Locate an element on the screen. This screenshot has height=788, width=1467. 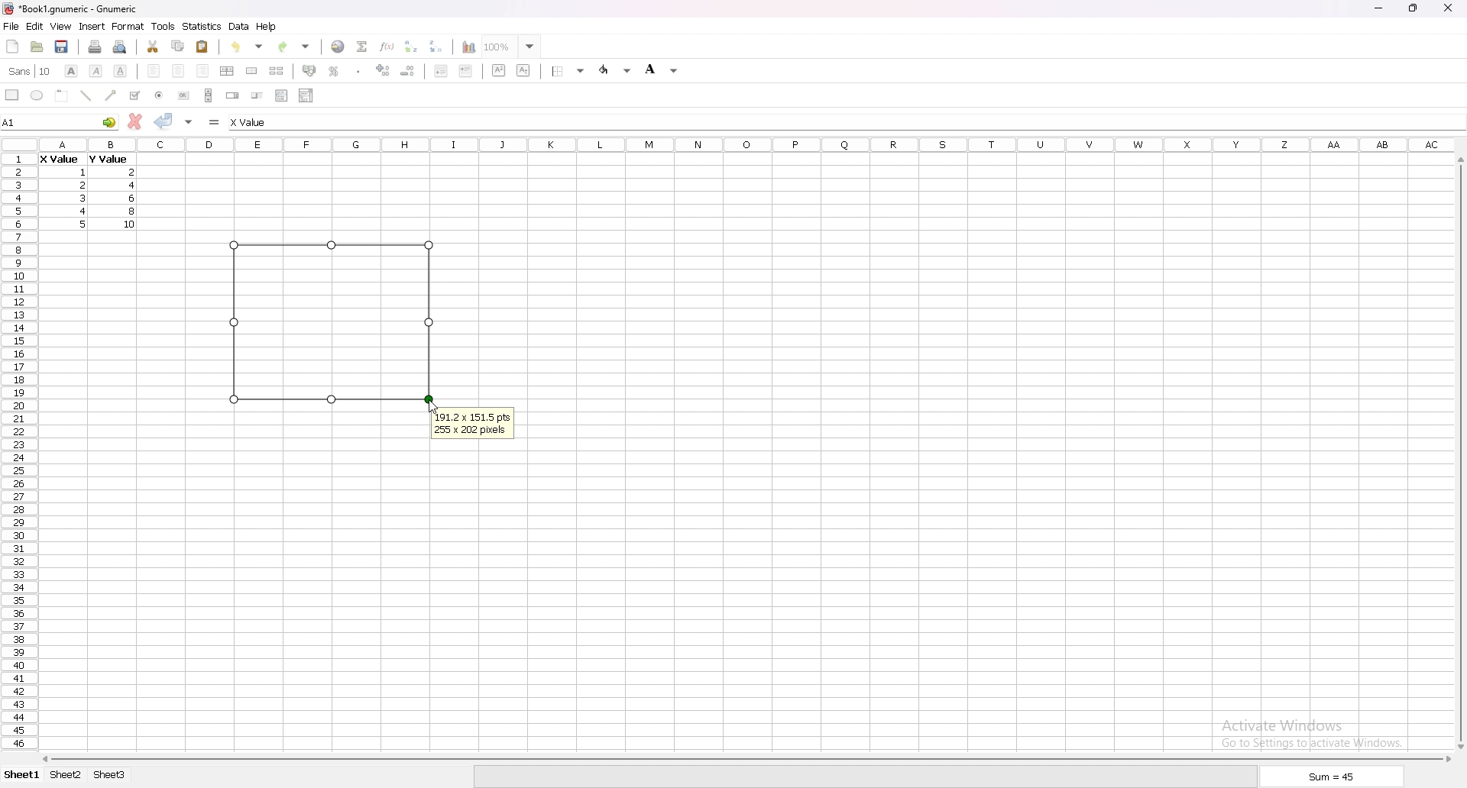
value is located at coordinates (59, 160).